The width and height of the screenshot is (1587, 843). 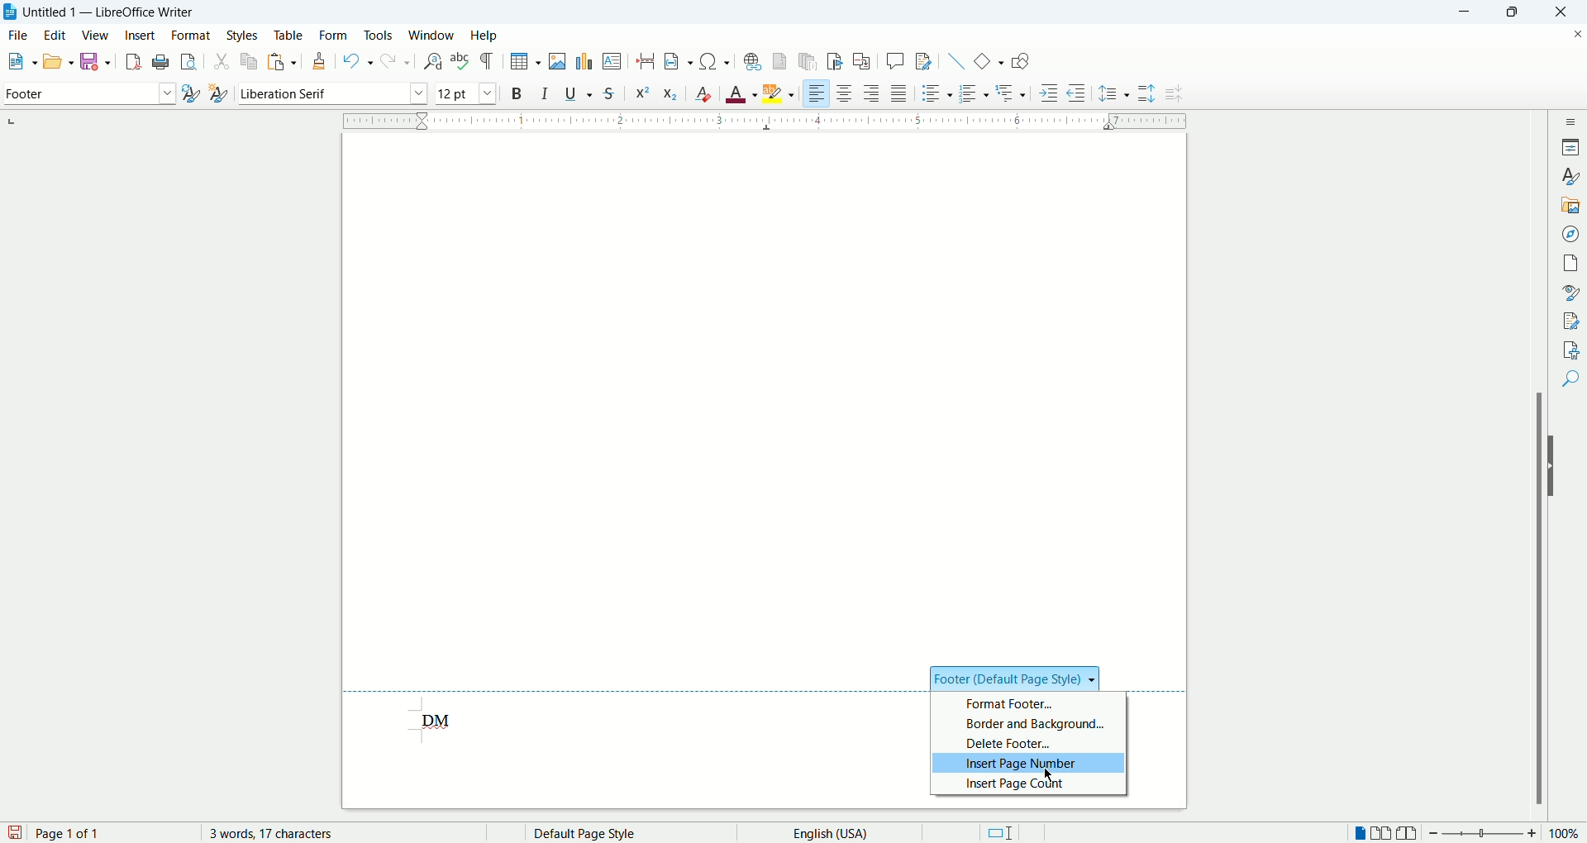 I want to click on align left, so click(x=817, y=94).